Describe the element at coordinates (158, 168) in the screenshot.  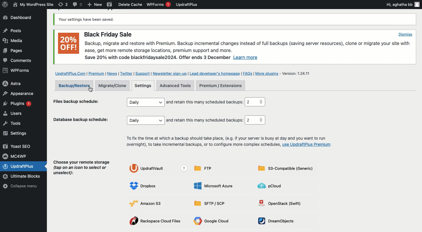
I see `UpdraftVault` at that location.